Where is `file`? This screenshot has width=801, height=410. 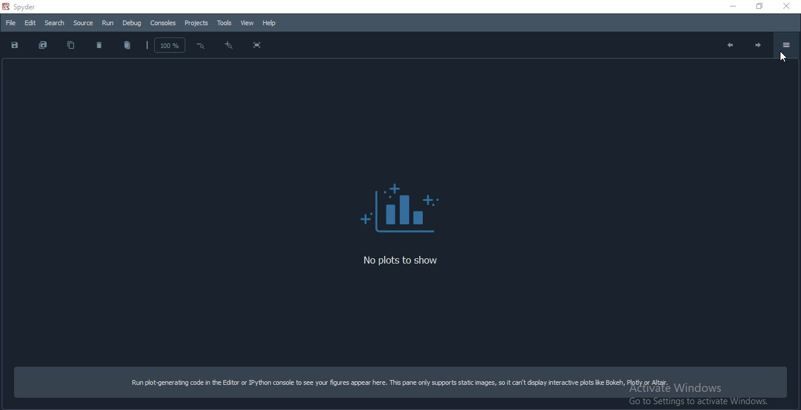
file is located at coordinates (10, 24).